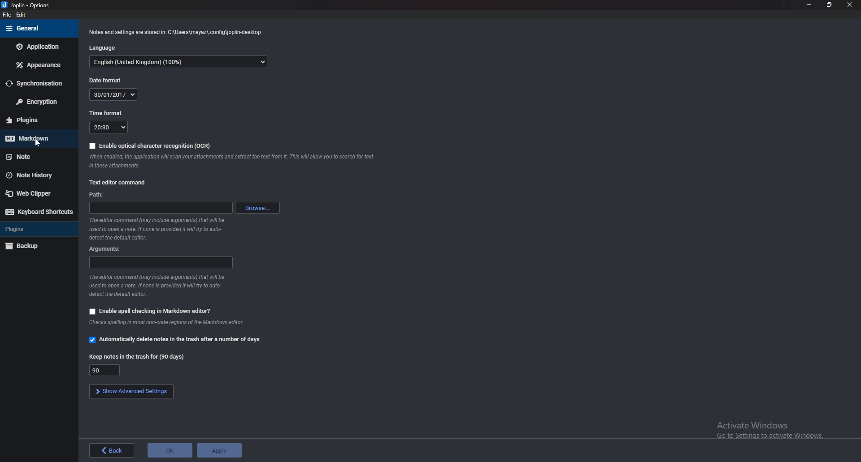 The image size is (861, 462). I want to click on path, so click(162, 208).